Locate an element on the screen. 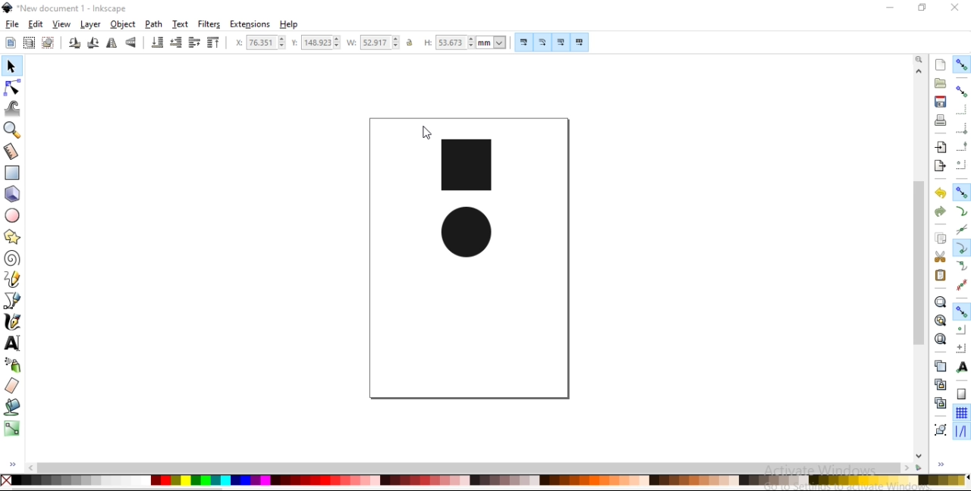 This screenshot has width=971, height=491. fill bounded areas is located at coordinates (13, 408).